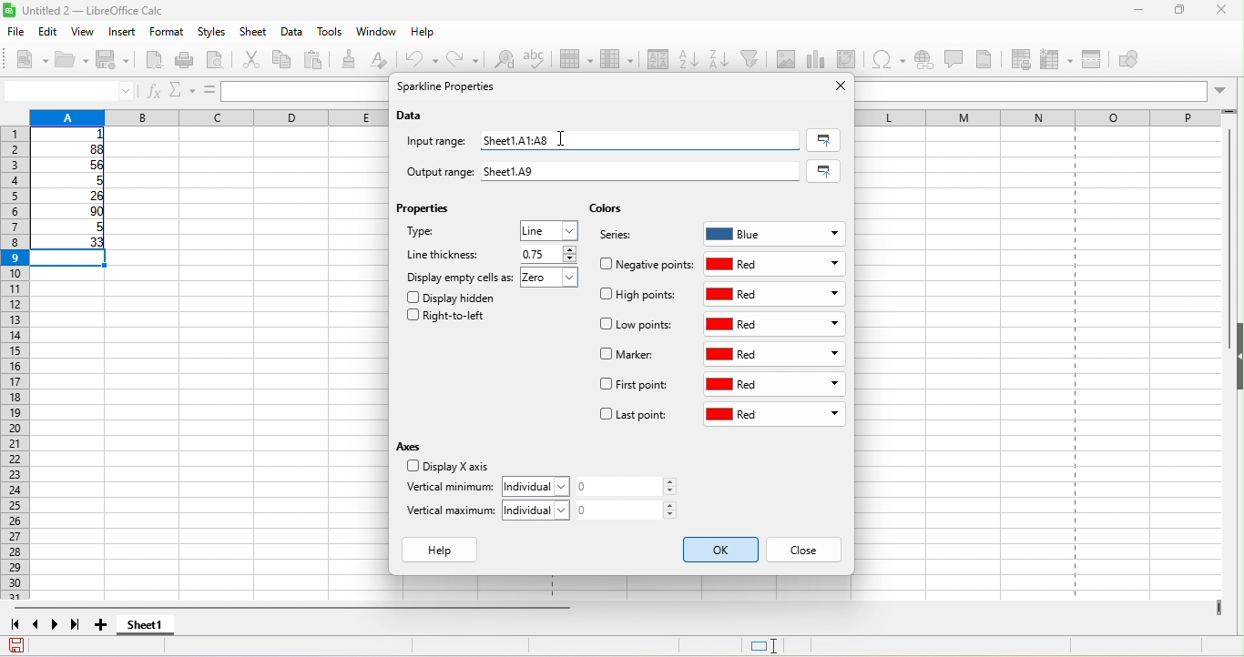  I want to click on 0, so click(632, 487).